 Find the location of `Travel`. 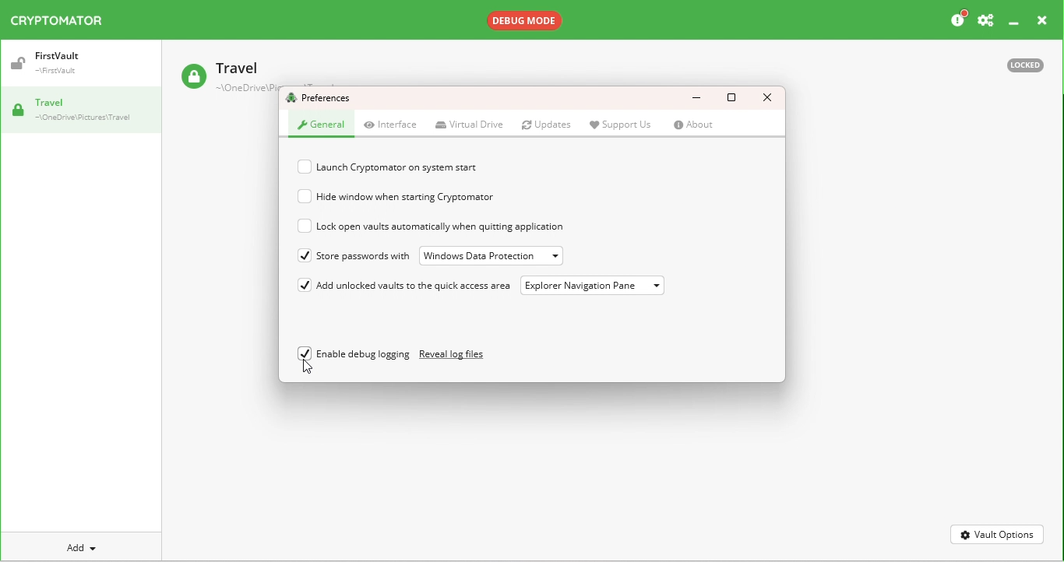

Travel is located at coordinates (226, 83).